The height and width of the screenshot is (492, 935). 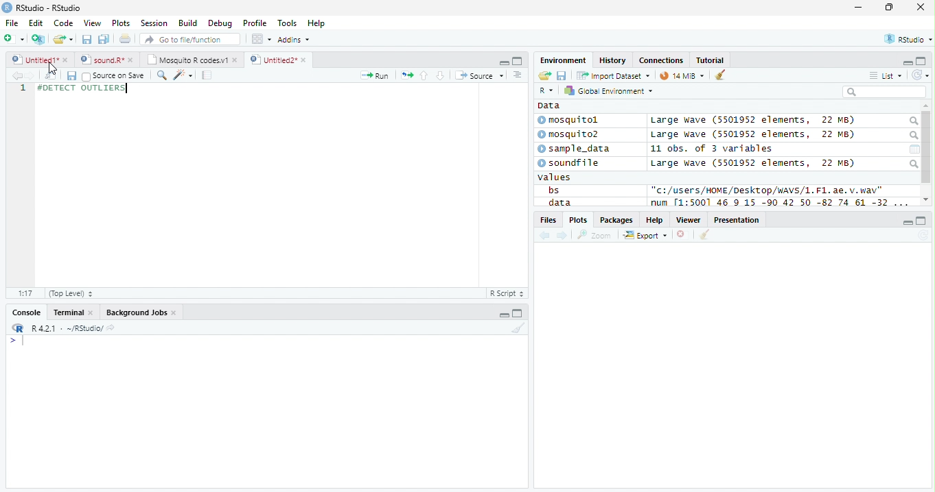 What do you see at coordinates (555, 177) in the screenshot?
I see `values` at bounding box center [555, 177].